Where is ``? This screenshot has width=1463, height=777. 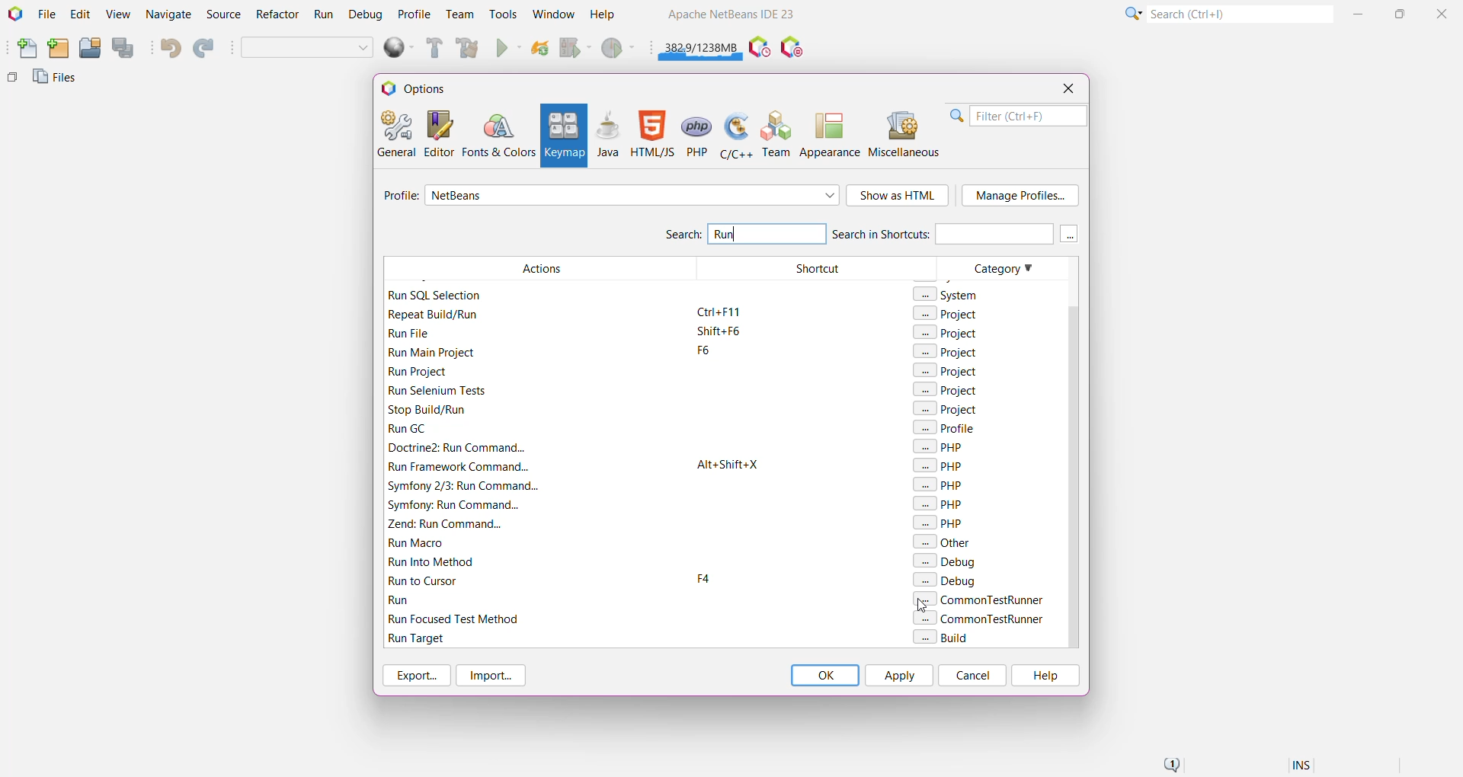
 is located at coordinates (12, 81).